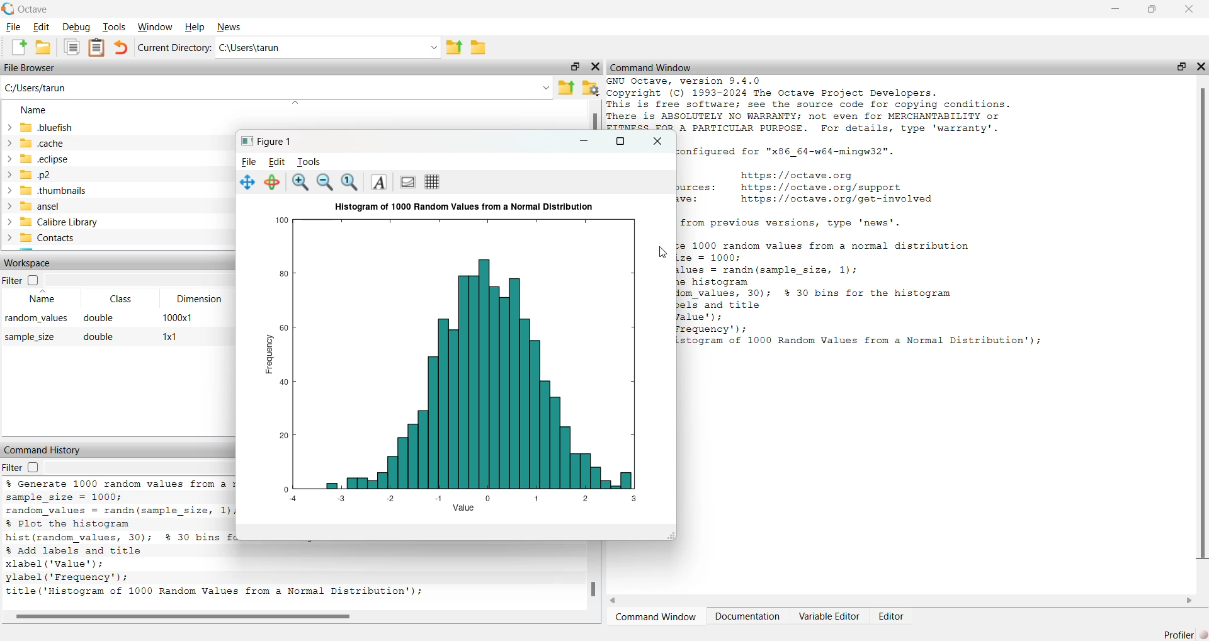 This screenshot has width=1209, height=641. What do you see at coordinates (651, 68) in the screenshot?
I see `Command Window` at bounding box center [651, 68].